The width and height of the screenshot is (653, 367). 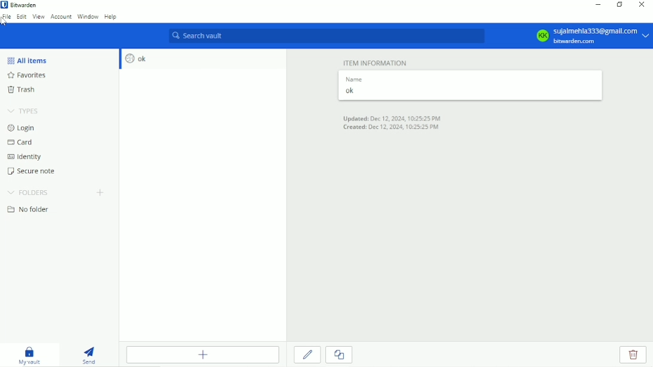 I want to click on Create folder, so click(x=101, y=194).